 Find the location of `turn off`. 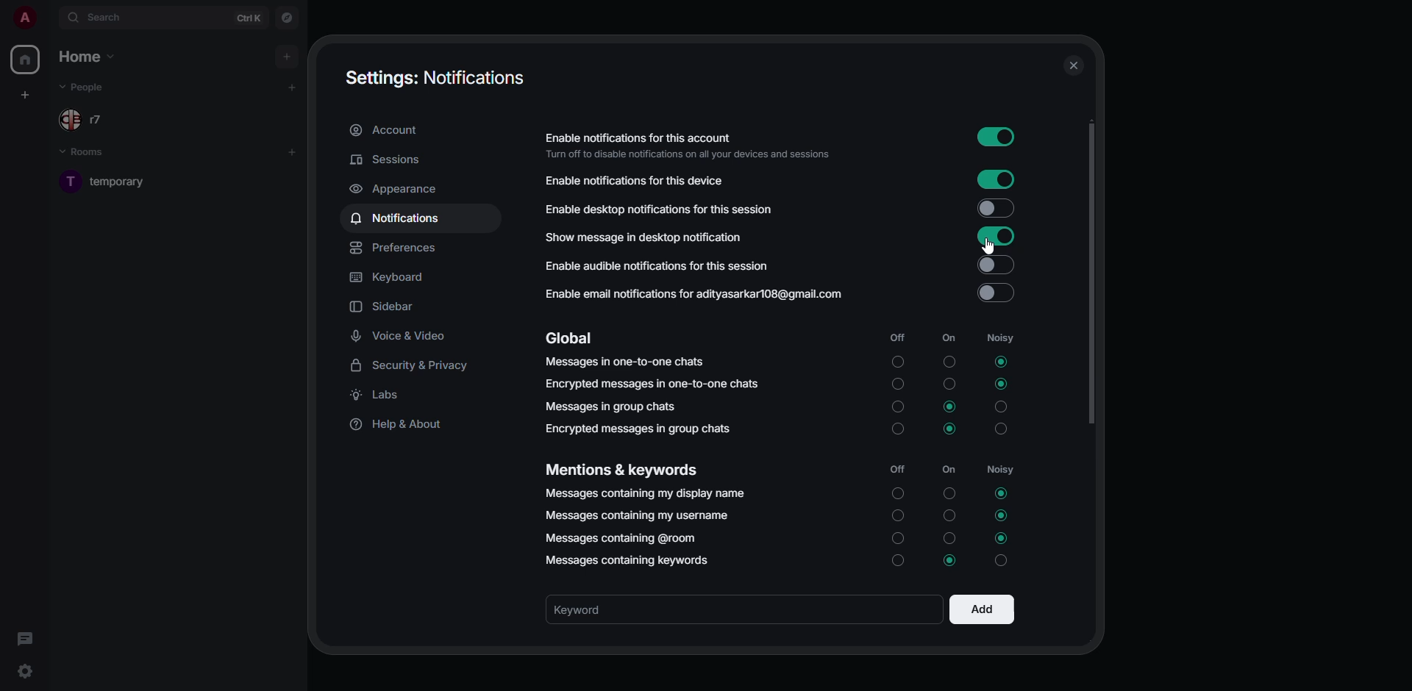

turn off is located at coordinates (948, 385).